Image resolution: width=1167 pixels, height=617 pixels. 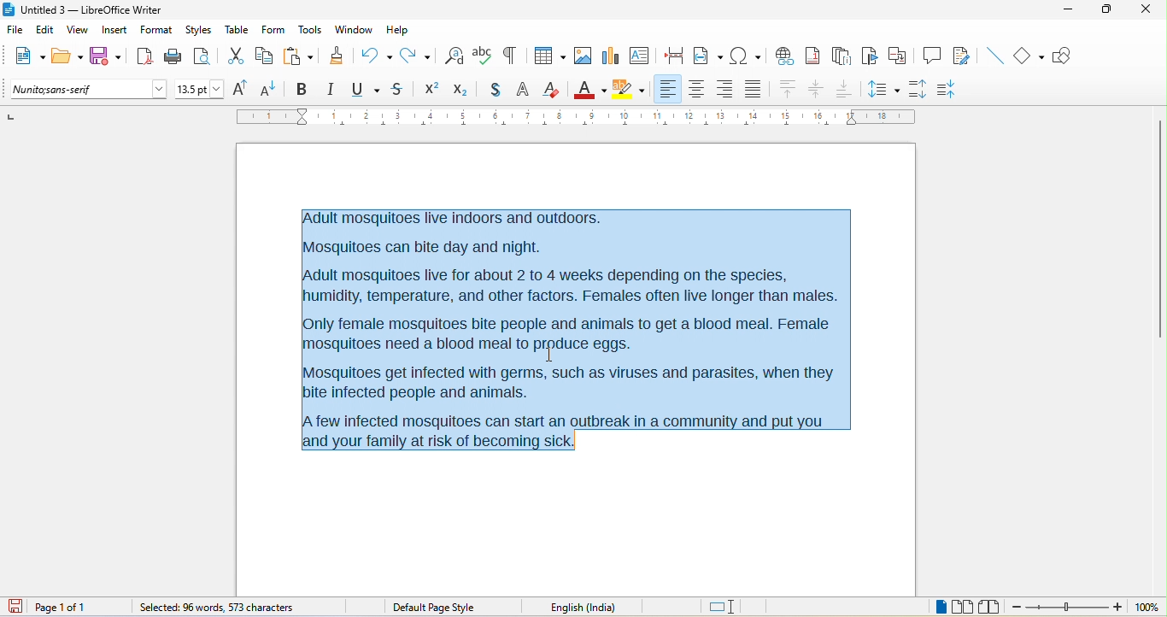 I want to click on print preview, so click(x=206, y=55).